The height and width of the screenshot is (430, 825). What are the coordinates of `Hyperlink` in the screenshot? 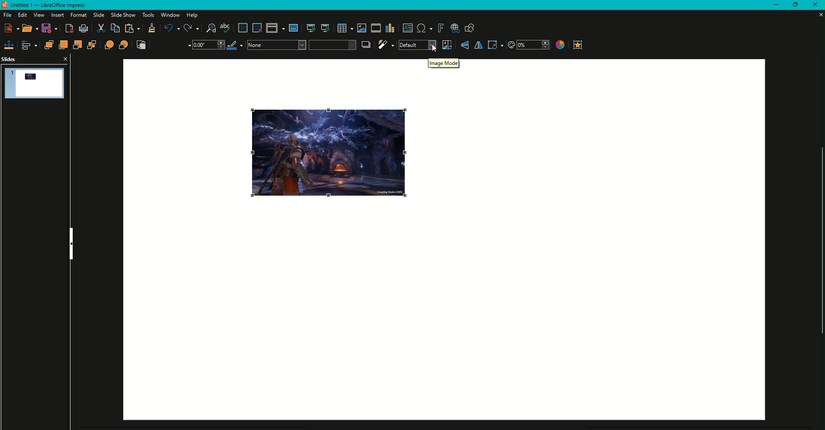 It's located at (455, 29).